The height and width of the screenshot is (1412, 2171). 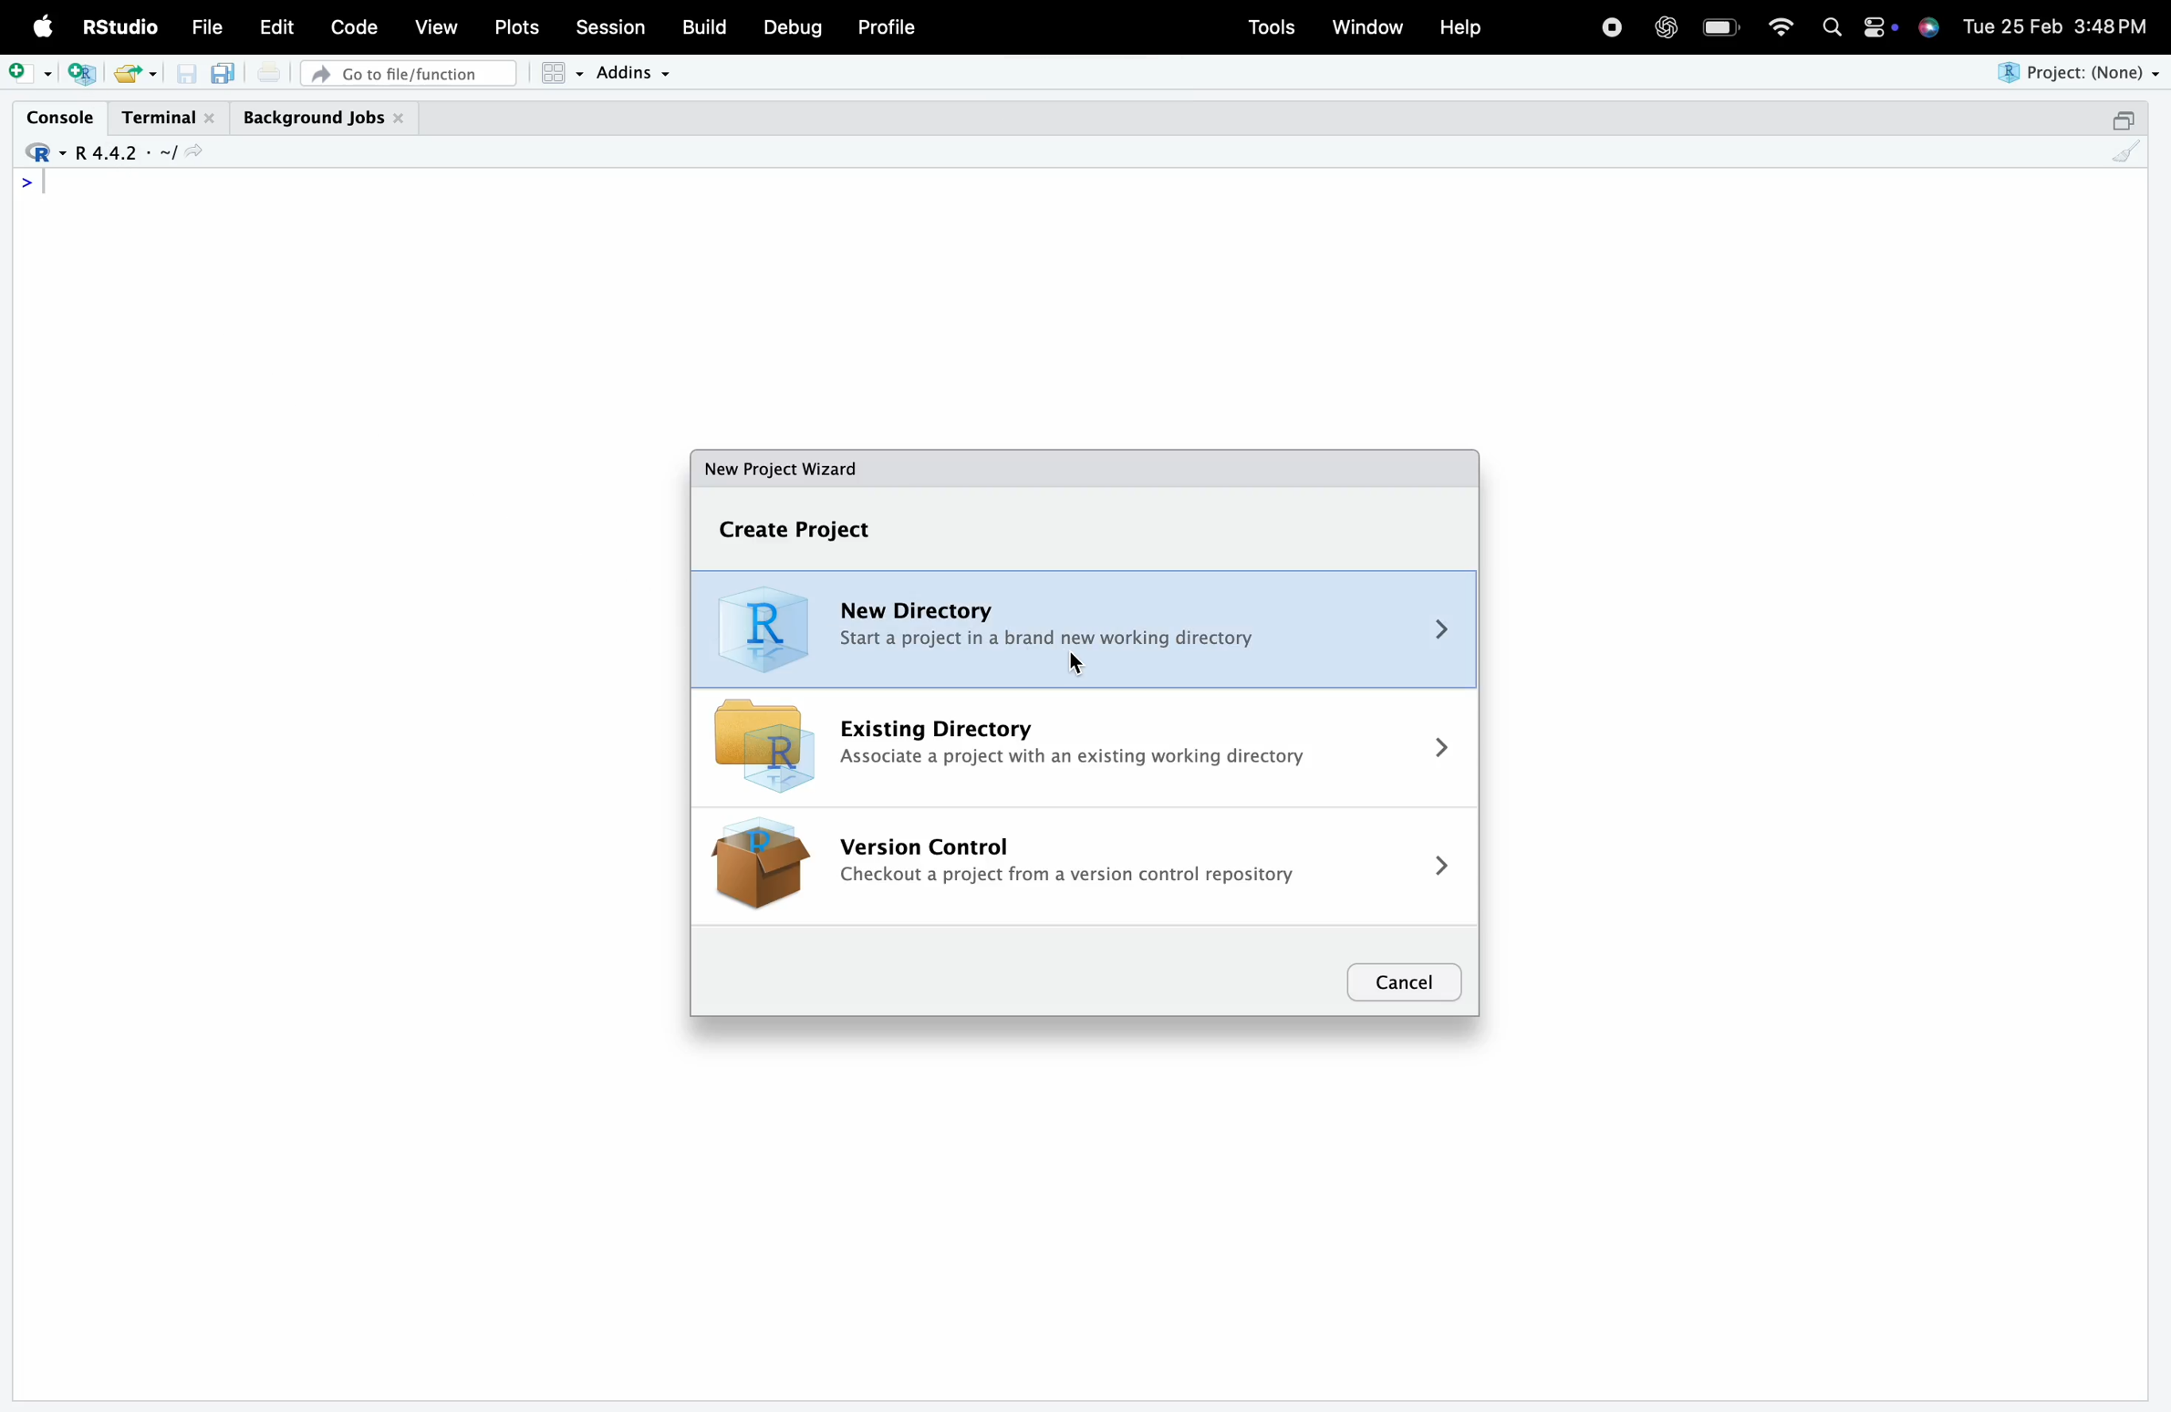 I want to click on Existing Directory Associate a project with an existing working directory, so click(x=1087, y=747).